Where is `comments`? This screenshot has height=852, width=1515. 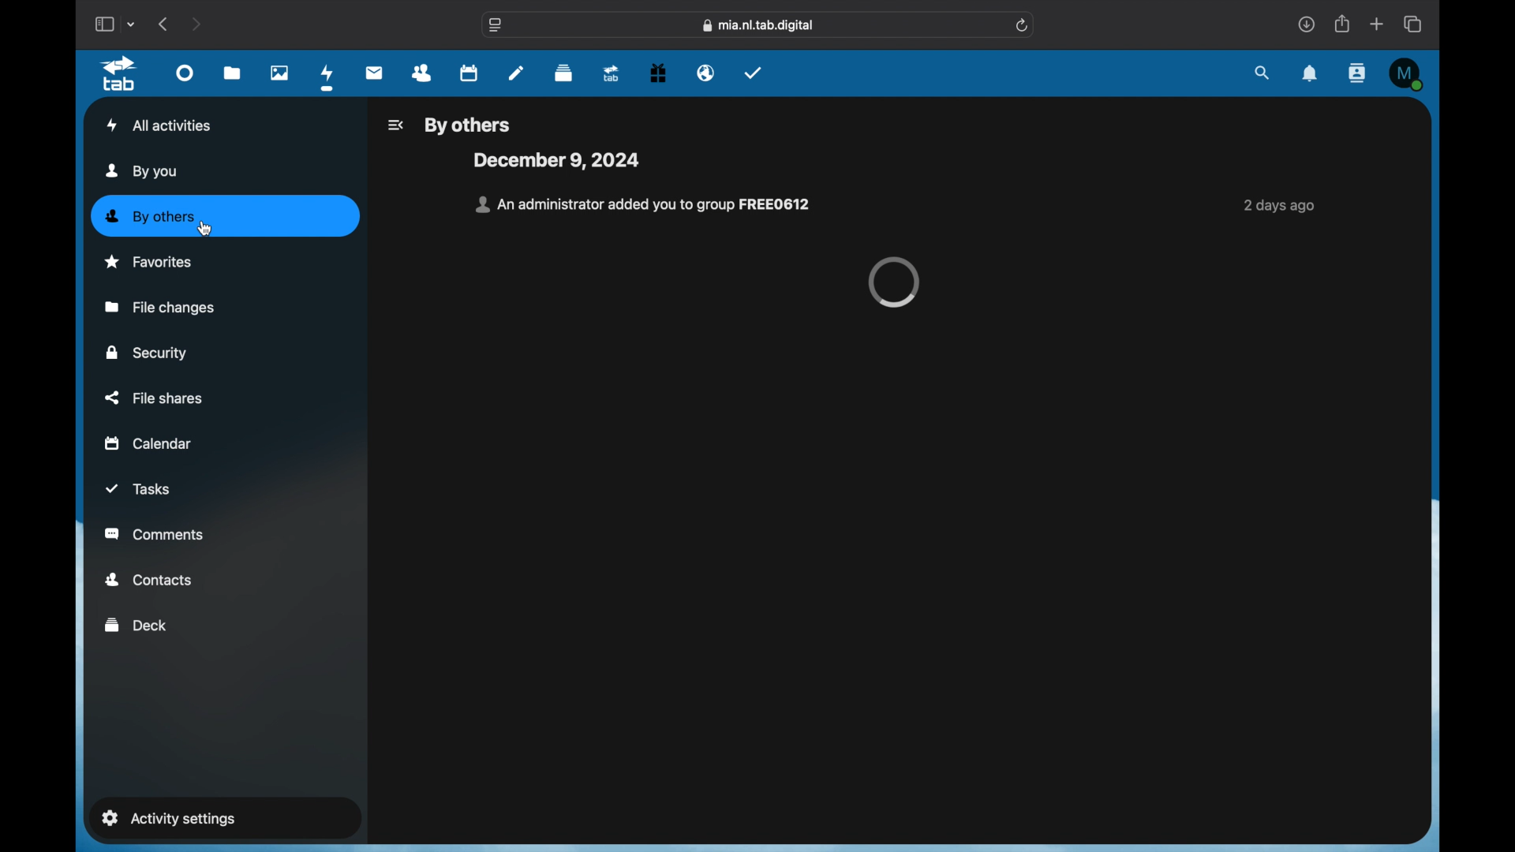 comments is located at coordinates (155, 534).